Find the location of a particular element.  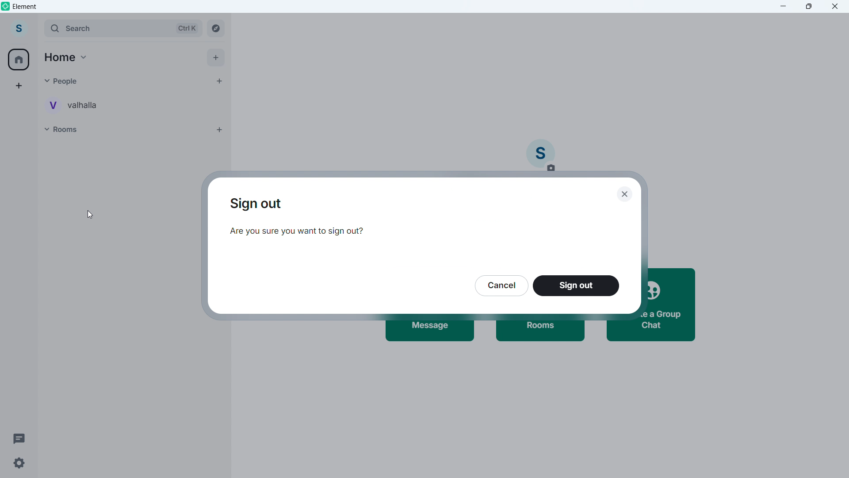

Explore public rooms  is located at coordinates (540, 334).